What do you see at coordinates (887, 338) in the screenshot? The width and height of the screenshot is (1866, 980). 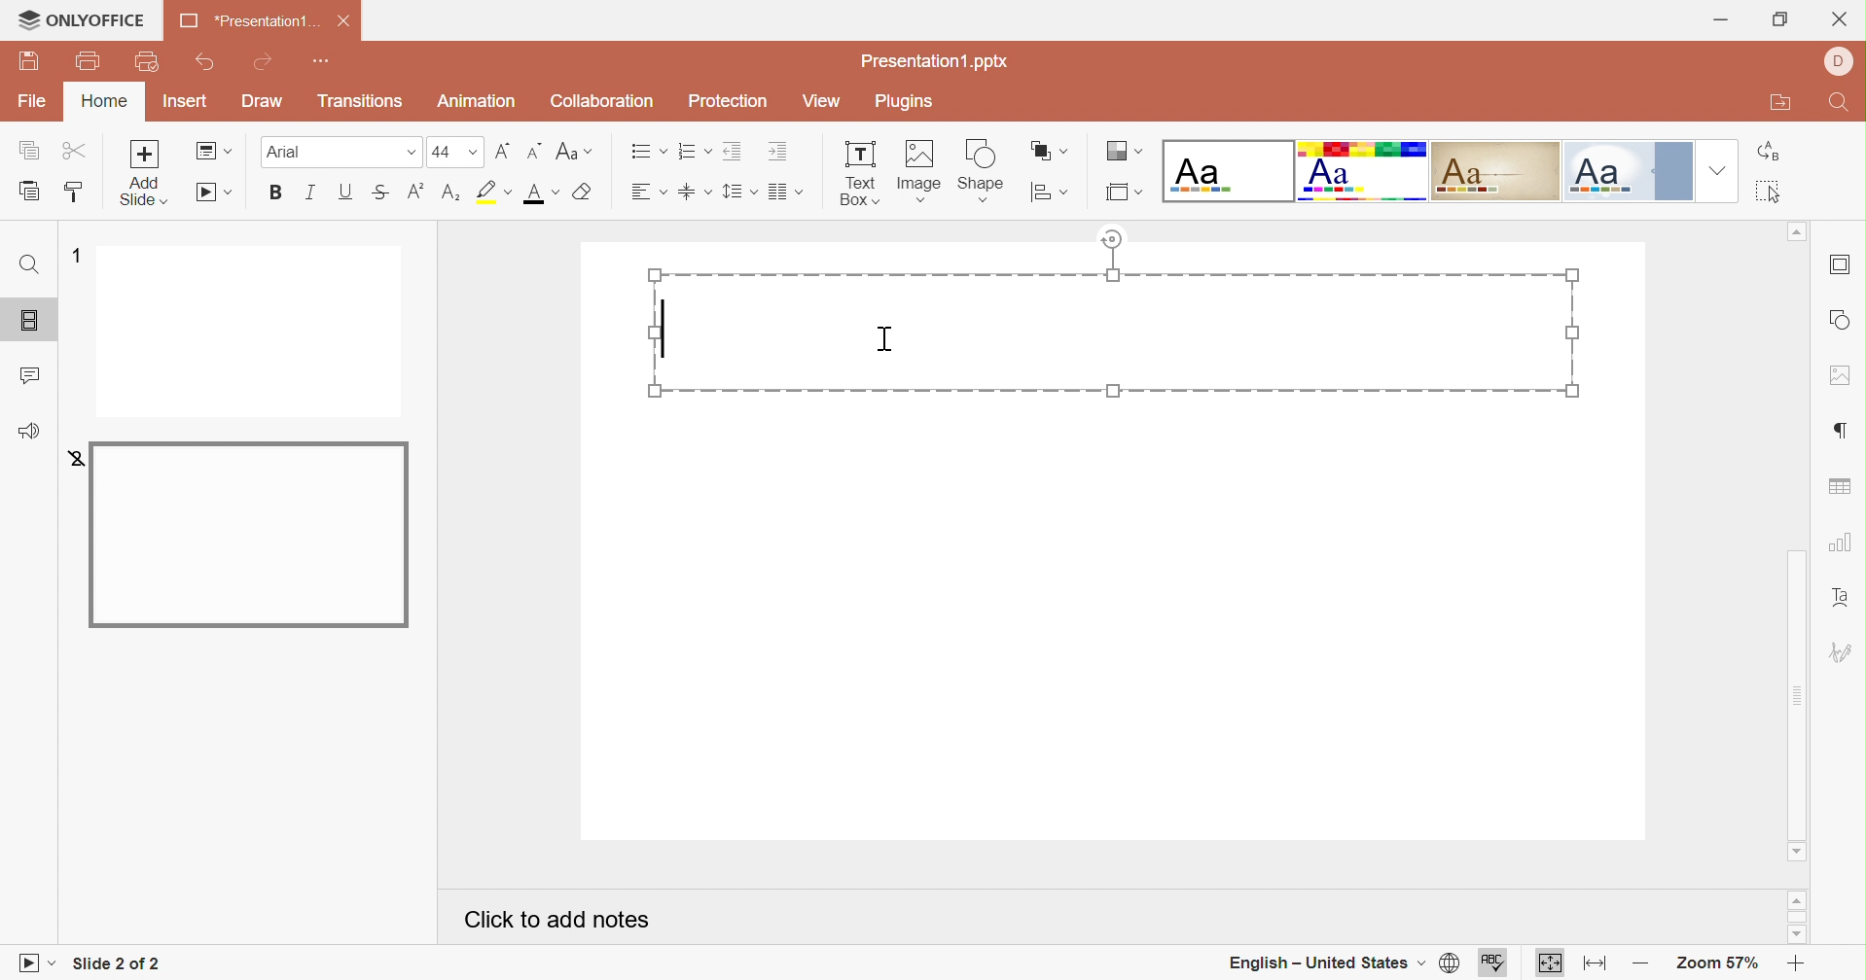 I see `Cursor` at bounding box center [887, 338].